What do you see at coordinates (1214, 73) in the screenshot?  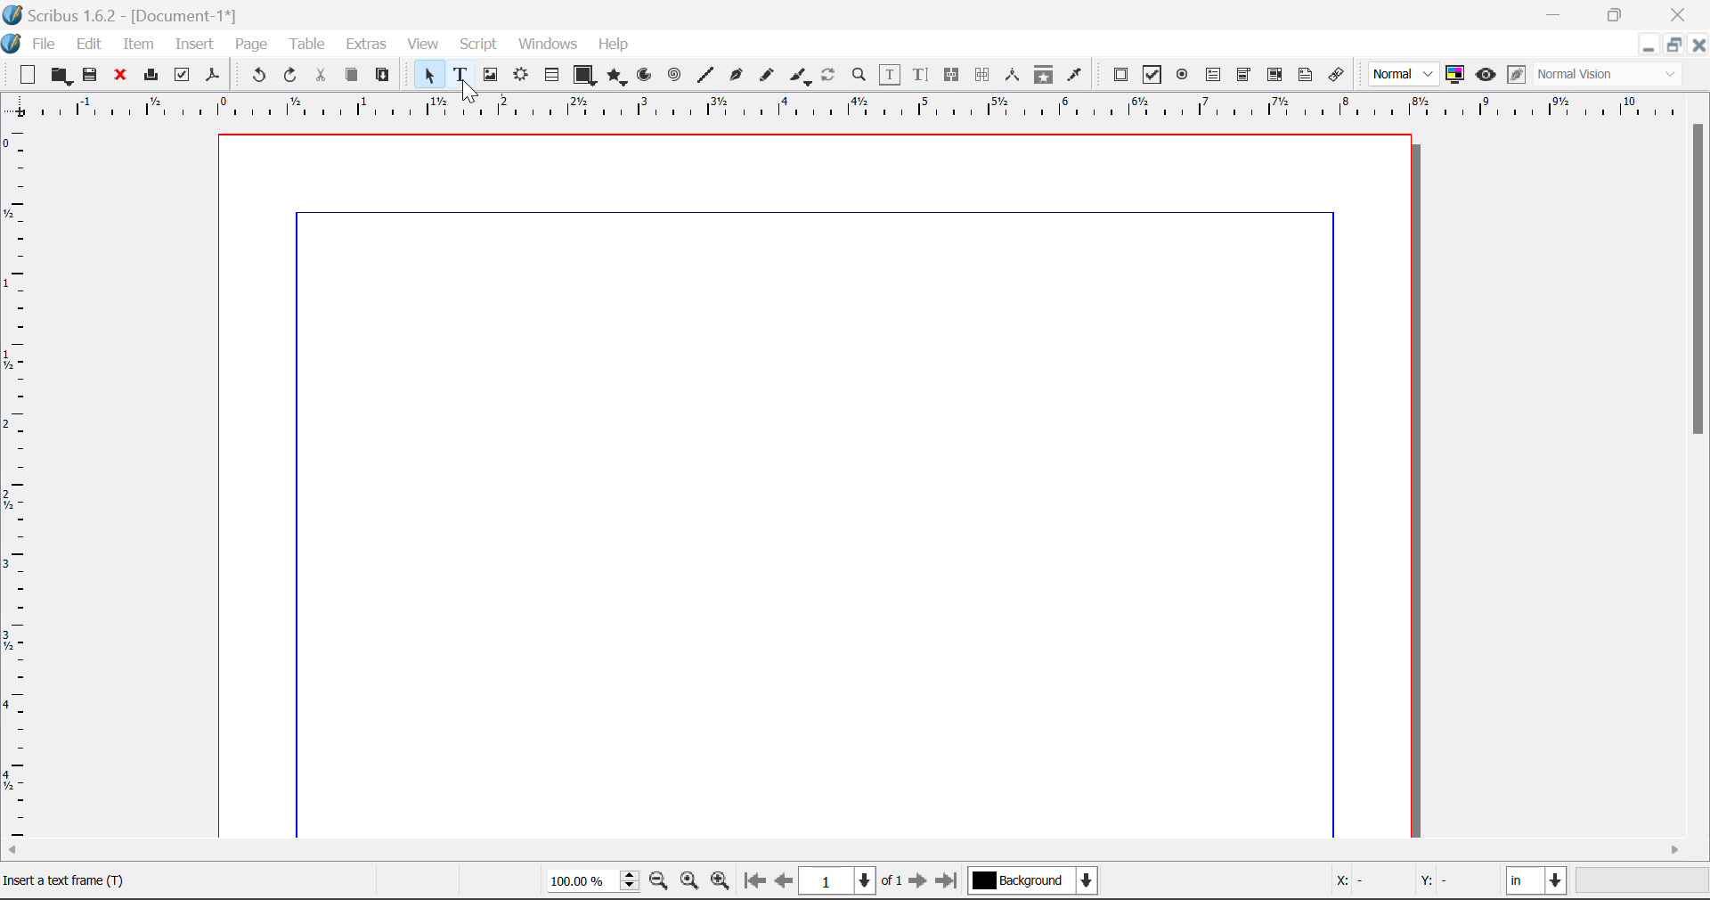 I see `Pdf Text Field` at bounding box center [1214, 73].